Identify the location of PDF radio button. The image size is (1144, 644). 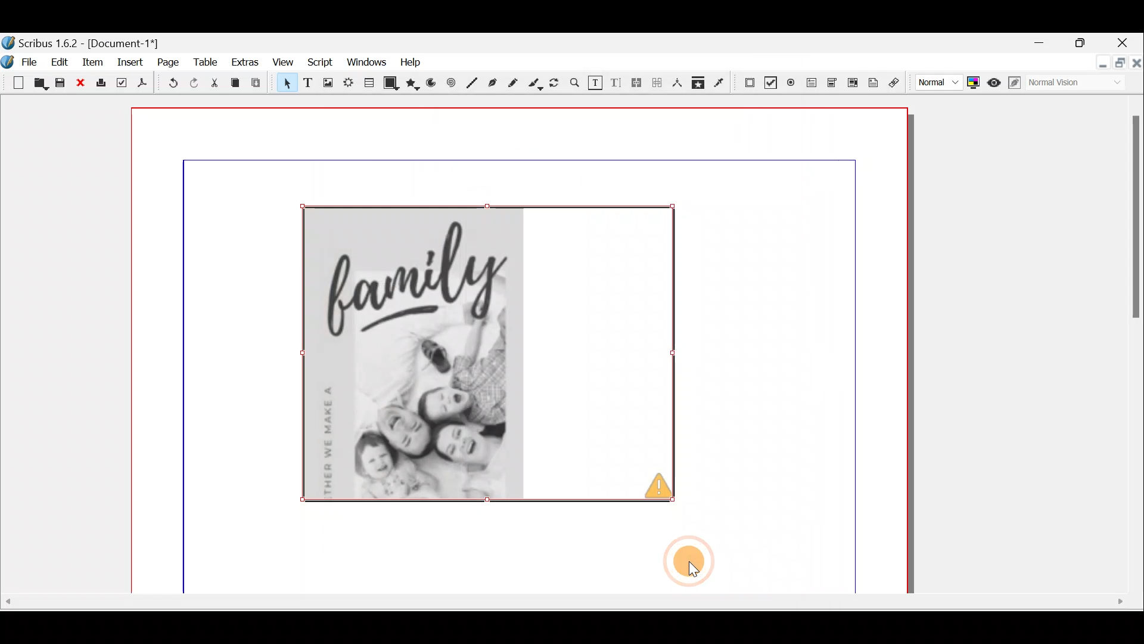
(792, 81).